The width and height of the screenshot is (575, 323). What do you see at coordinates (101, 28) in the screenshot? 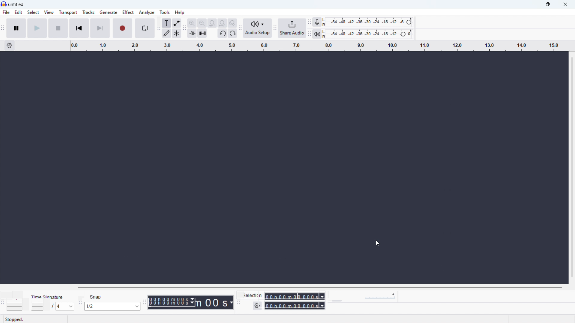
I see `skip to end` at bounding box center [101, 28].